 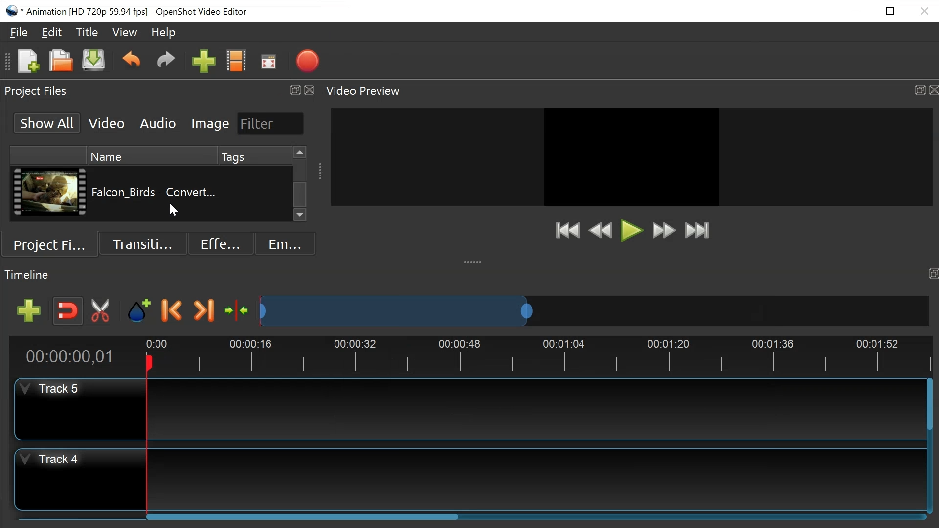 What do you see at coordinates (632, 156) in the screenshot?
I see `Preview Window` at bounding box center [632, 156].